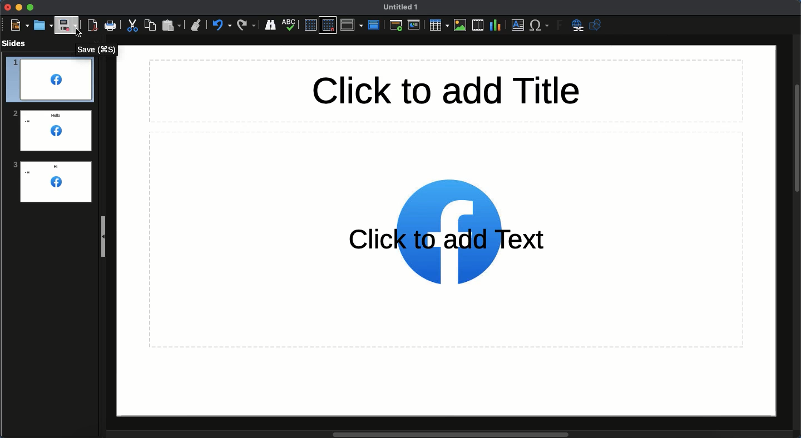 This screenshot has height=438, width=801. Describe the element at coordinates (494, 26) in the screenshot. I see `Chart` at that location.